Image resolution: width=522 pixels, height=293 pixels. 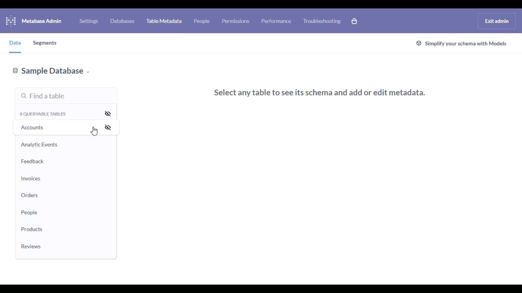 I want to click on databases, so click(x=122, y=21).